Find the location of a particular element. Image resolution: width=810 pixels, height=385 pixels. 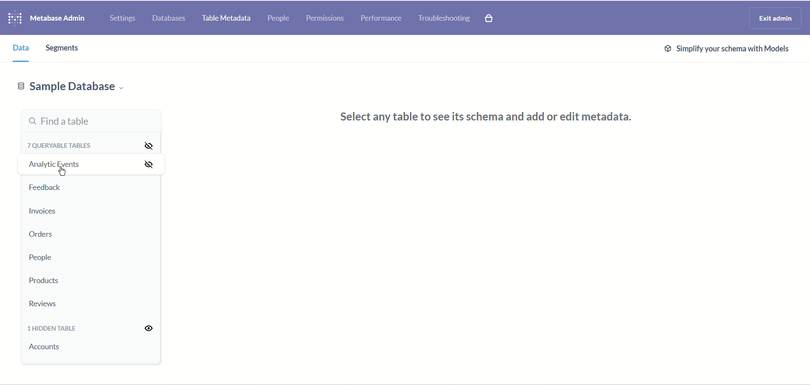

cursor is located at coordinates (64, 172).